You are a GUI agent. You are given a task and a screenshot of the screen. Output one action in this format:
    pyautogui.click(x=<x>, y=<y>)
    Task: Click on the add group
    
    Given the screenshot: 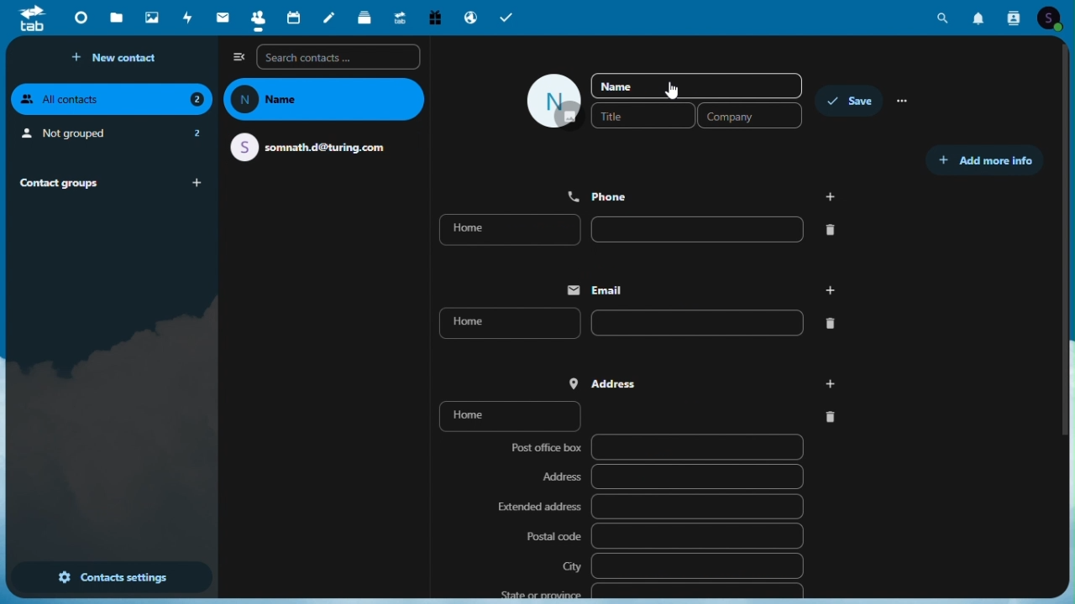 What is the action you would take?
    pyautogui.click(x=199, y=183)
    